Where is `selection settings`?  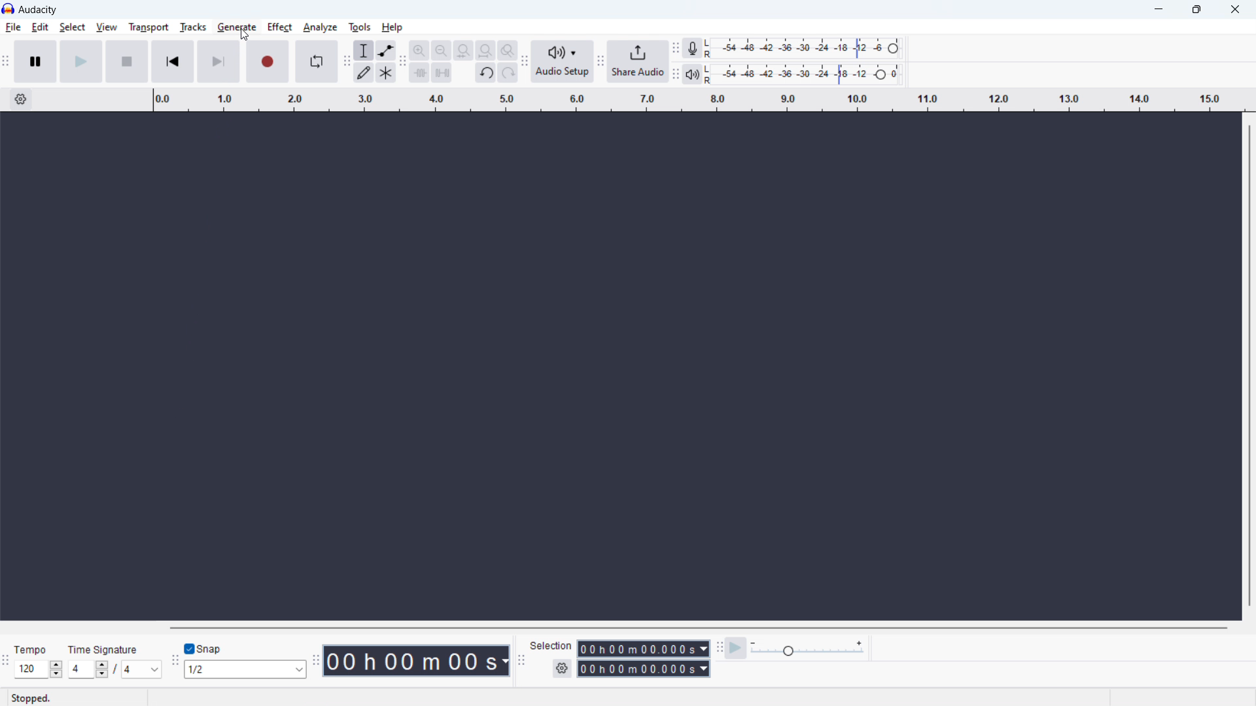 selection settings is located at coordinates (562, 669).